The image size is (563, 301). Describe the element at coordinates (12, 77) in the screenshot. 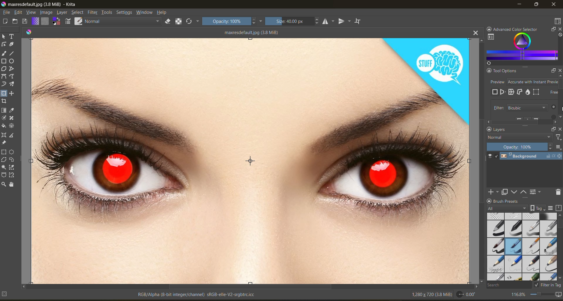

I see `tool` at that location.